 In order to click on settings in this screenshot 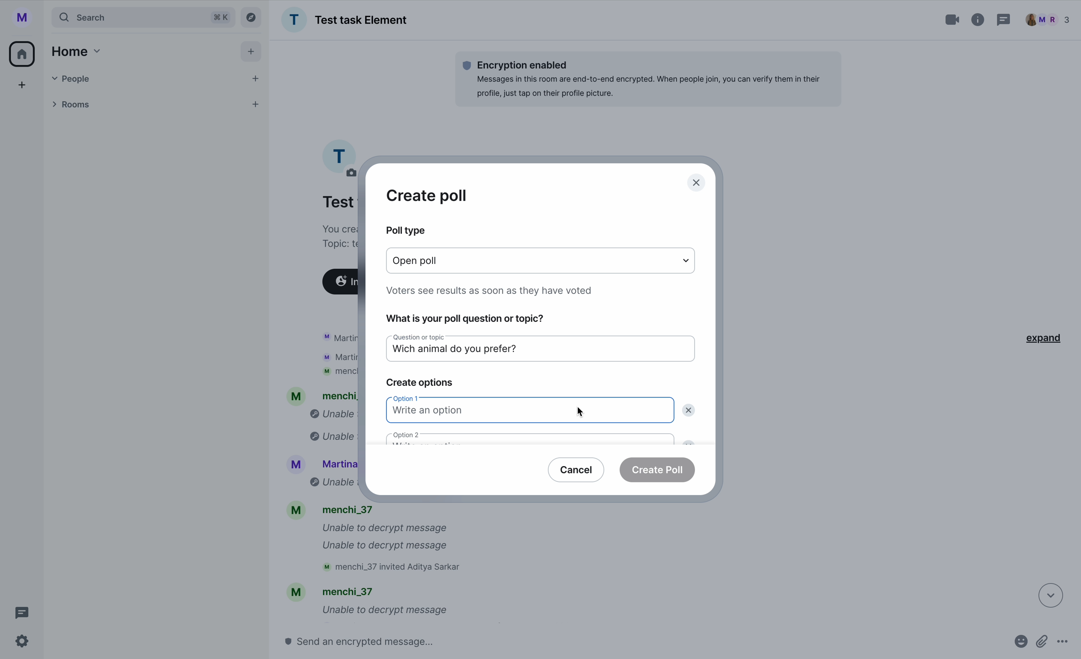, I will do `click(23, 642)`.